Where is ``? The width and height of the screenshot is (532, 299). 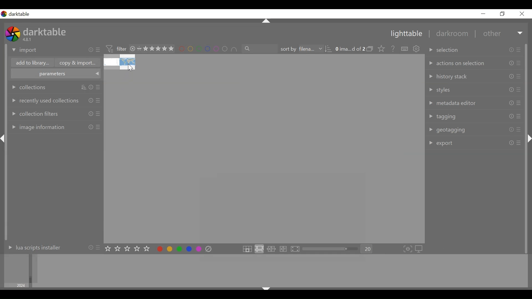
 is located at coordinates (528, 139).